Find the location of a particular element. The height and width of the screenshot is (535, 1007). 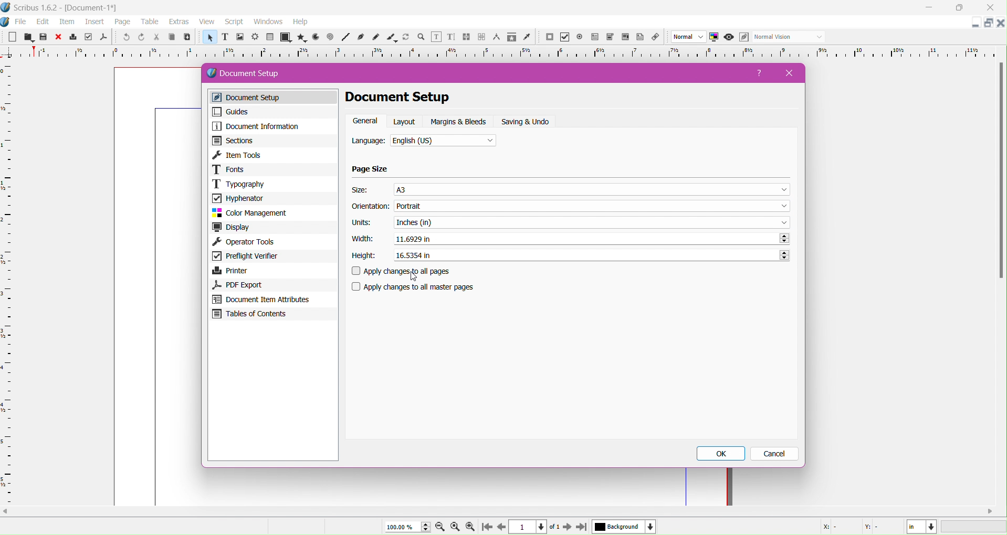

Size is located at coordinates (362, 190).